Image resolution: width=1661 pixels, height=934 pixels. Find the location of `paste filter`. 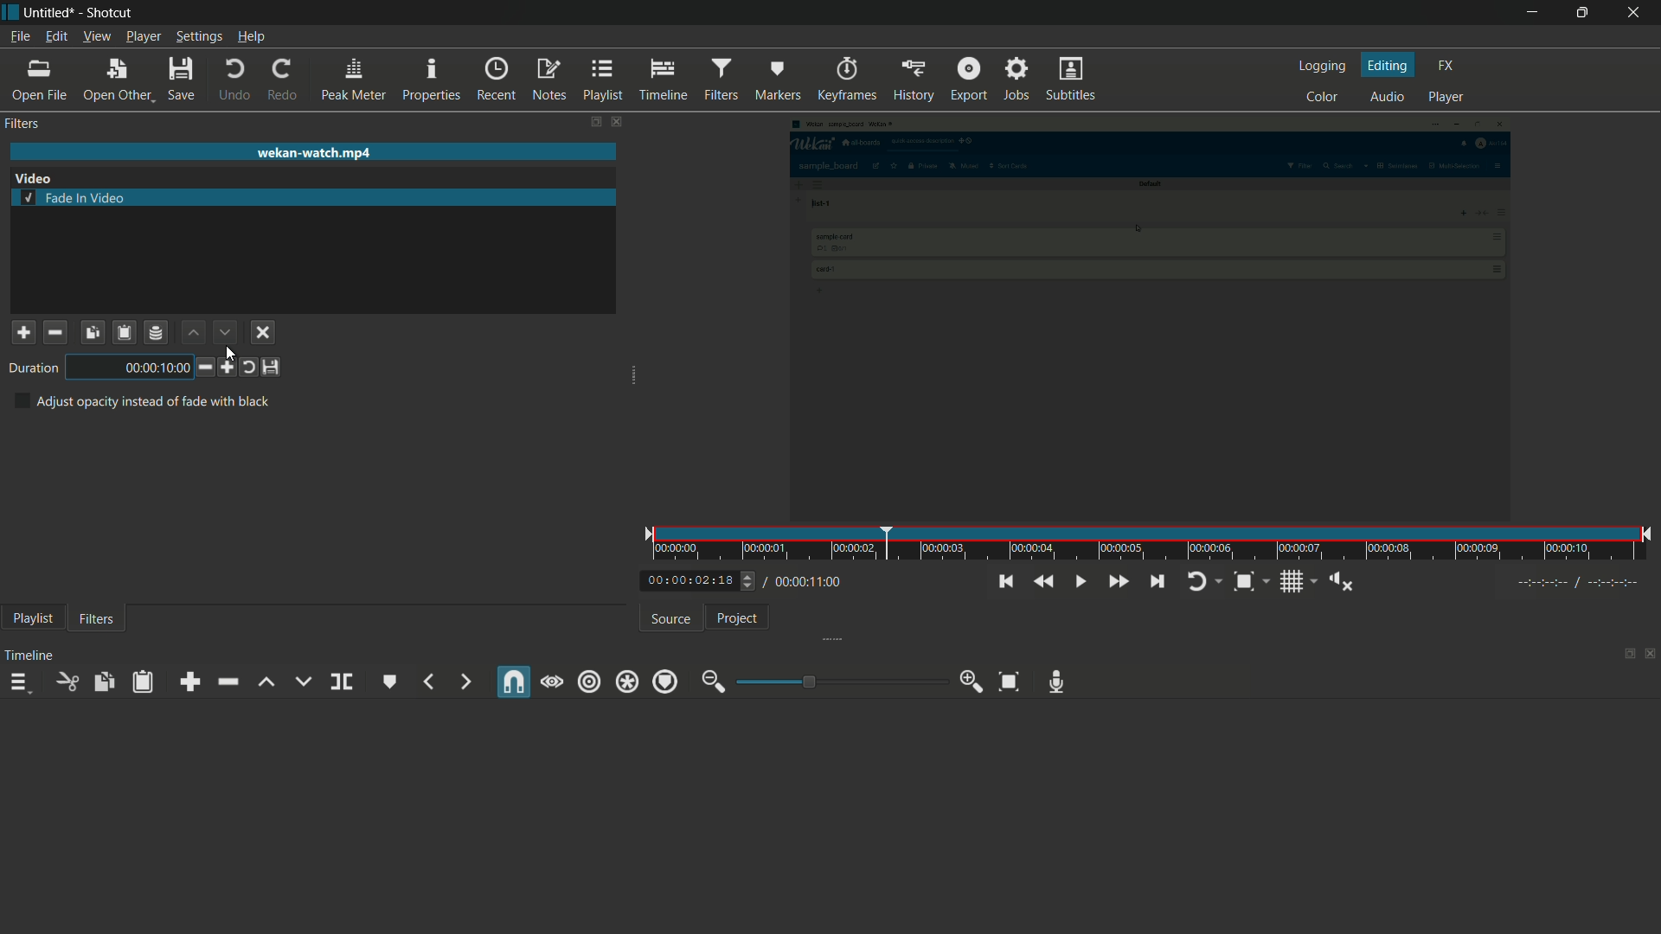

paste filter is located at coordinates (125, 332).